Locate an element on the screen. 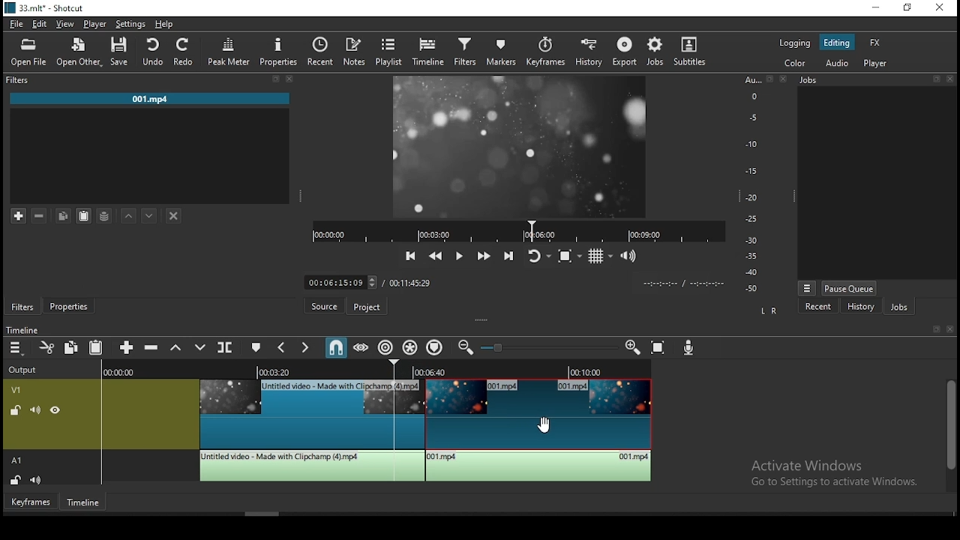 This screenshot has height=540, width=960. play quickly forward is located at coordinates (484, 256).